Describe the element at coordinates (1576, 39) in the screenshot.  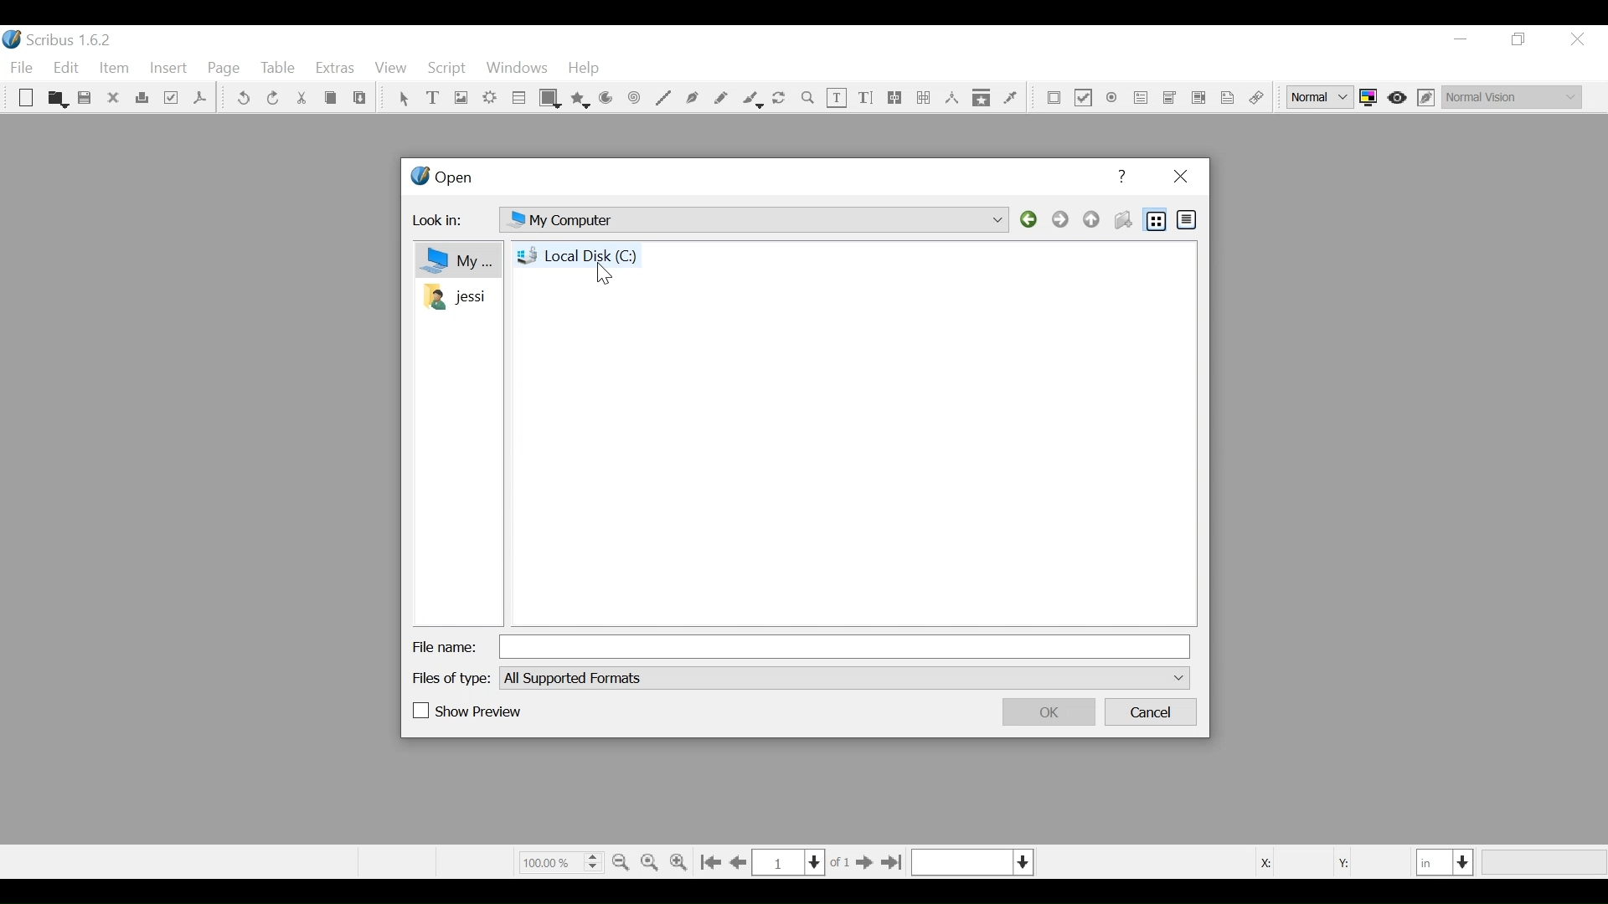
I see `Close` at that location.